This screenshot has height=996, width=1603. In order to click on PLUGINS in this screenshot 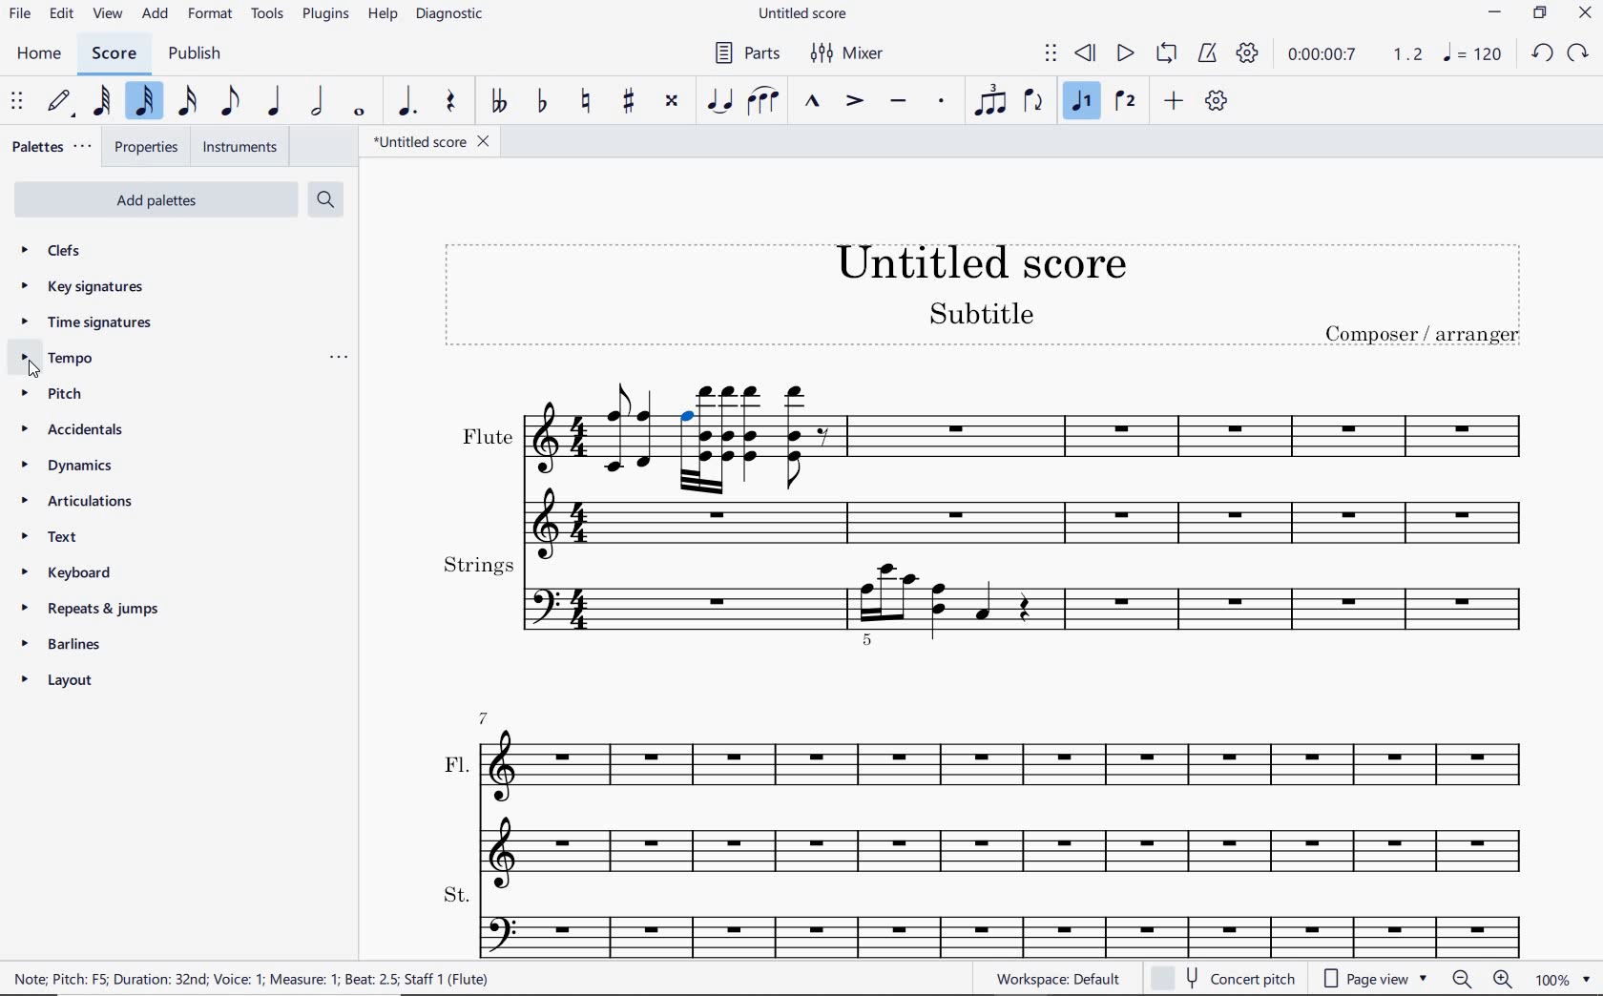, I will do `click(324, 13)`.